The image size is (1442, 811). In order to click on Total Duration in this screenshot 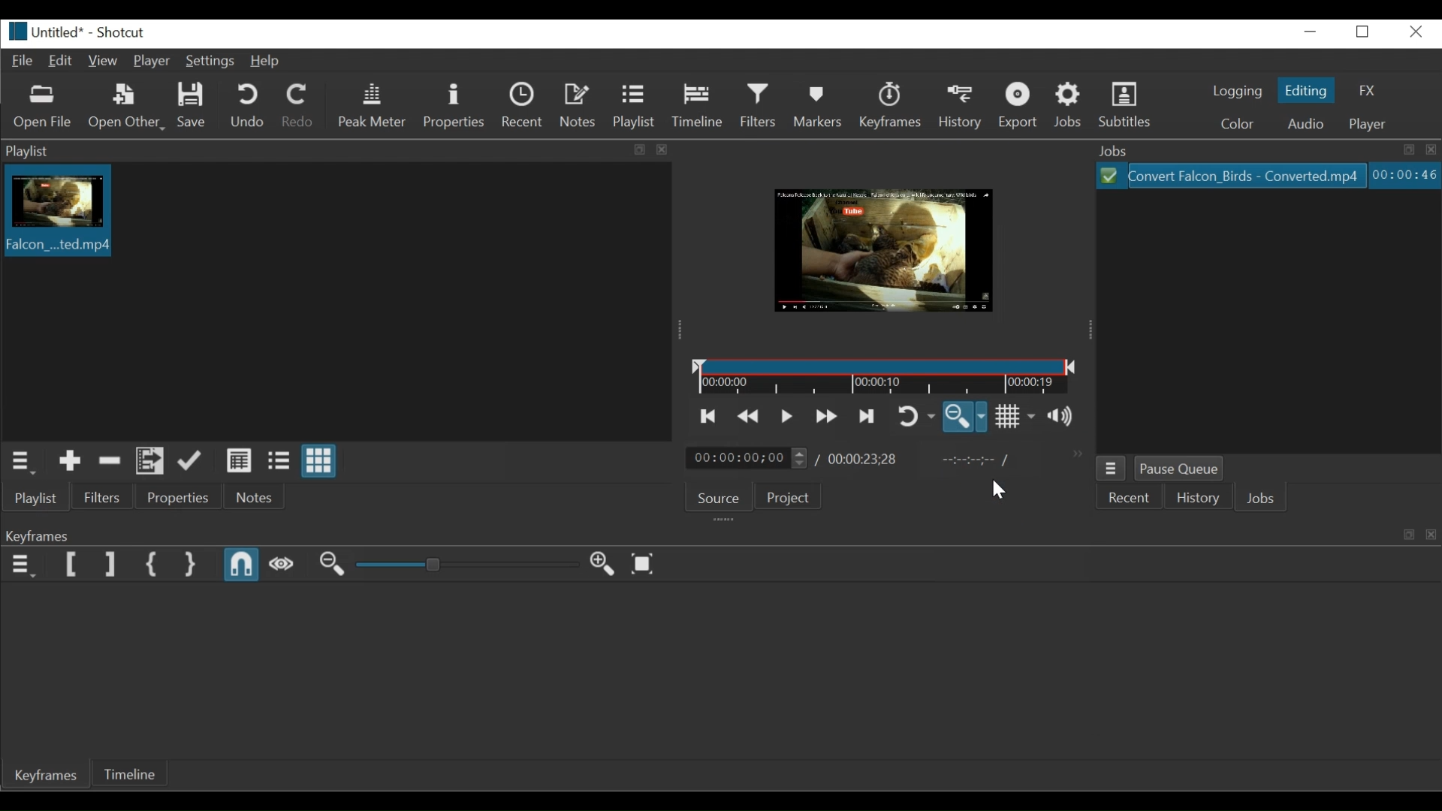, I will do `click(860, 459)`.